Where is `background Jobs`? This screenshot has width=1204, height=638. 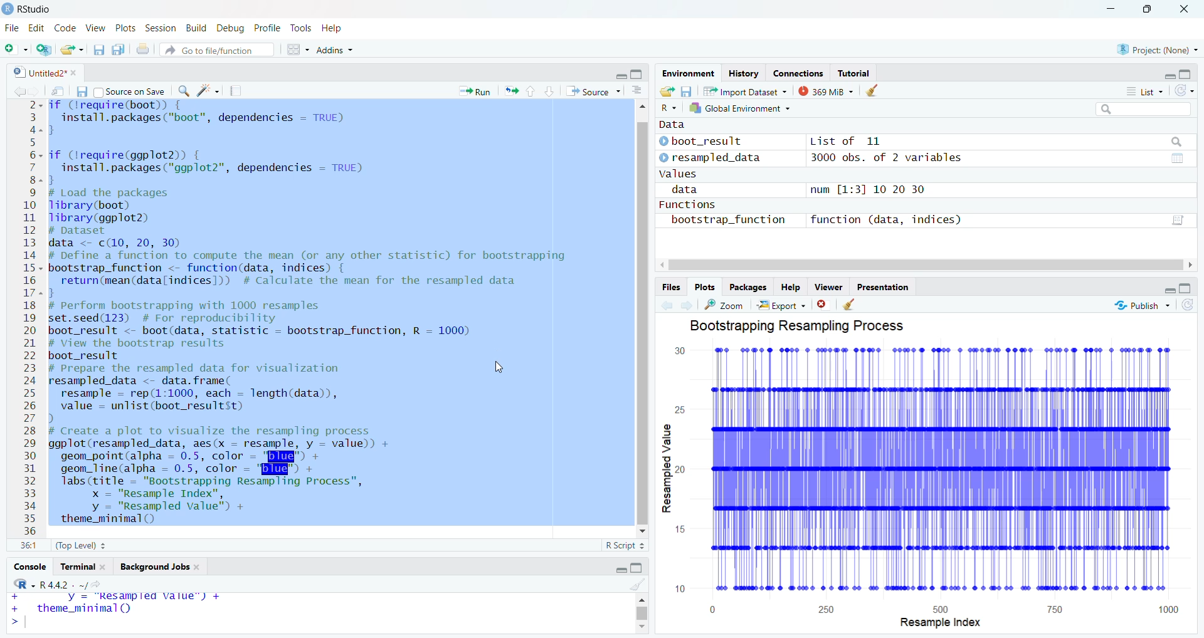
background Jobs is located at coordinates (159, 569).